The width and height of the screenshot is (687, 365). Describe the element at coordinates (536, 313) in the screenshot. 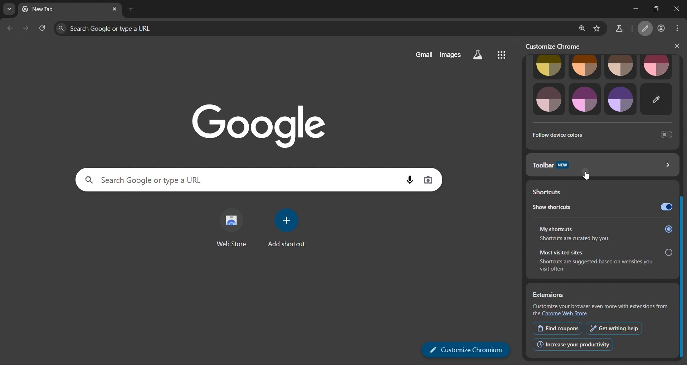

I see `the` at that location.